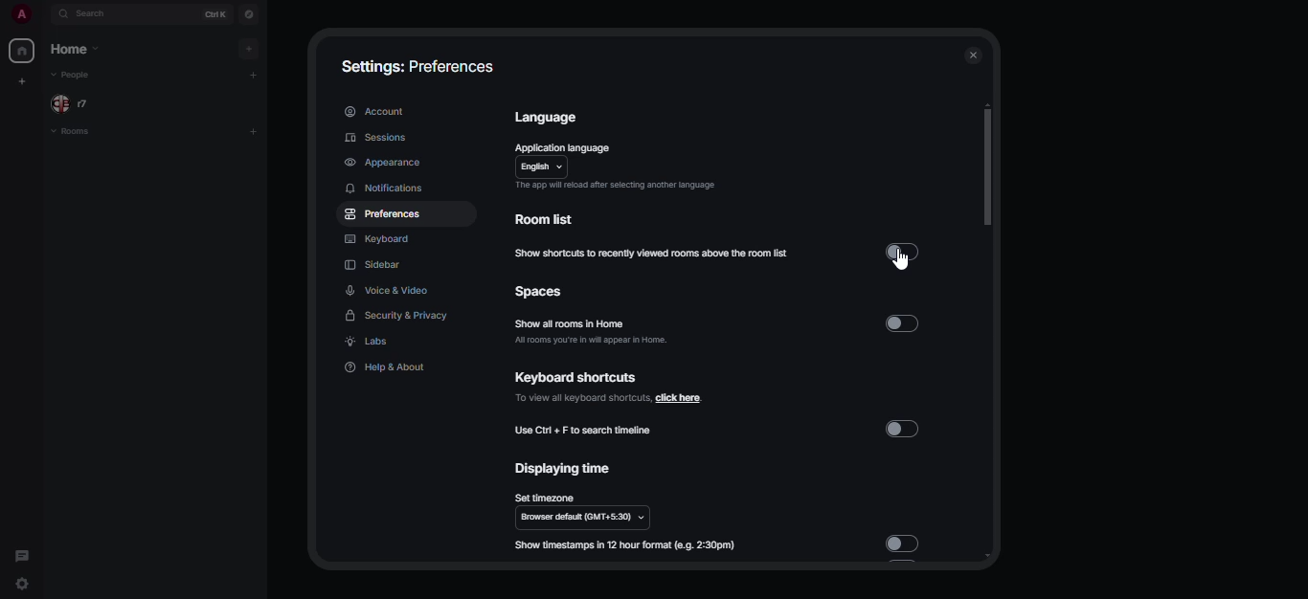 The height and width of the screenshot is (599, 1308). What do you see at coordinates (22, 49) in the screenshot?
I see `home` at bounding box center [22, 49].